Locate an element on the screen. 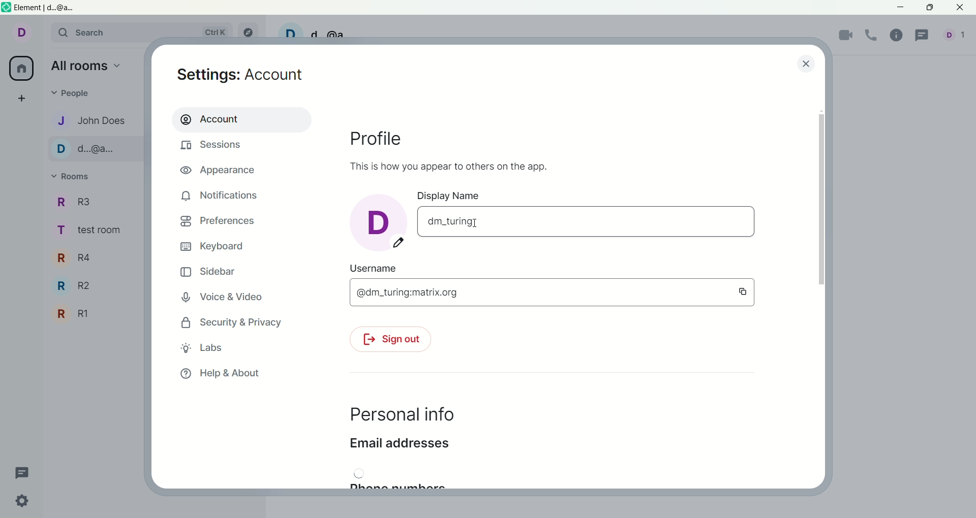 The image size is (976, 518). cursor is located at coordinates (478, 222).